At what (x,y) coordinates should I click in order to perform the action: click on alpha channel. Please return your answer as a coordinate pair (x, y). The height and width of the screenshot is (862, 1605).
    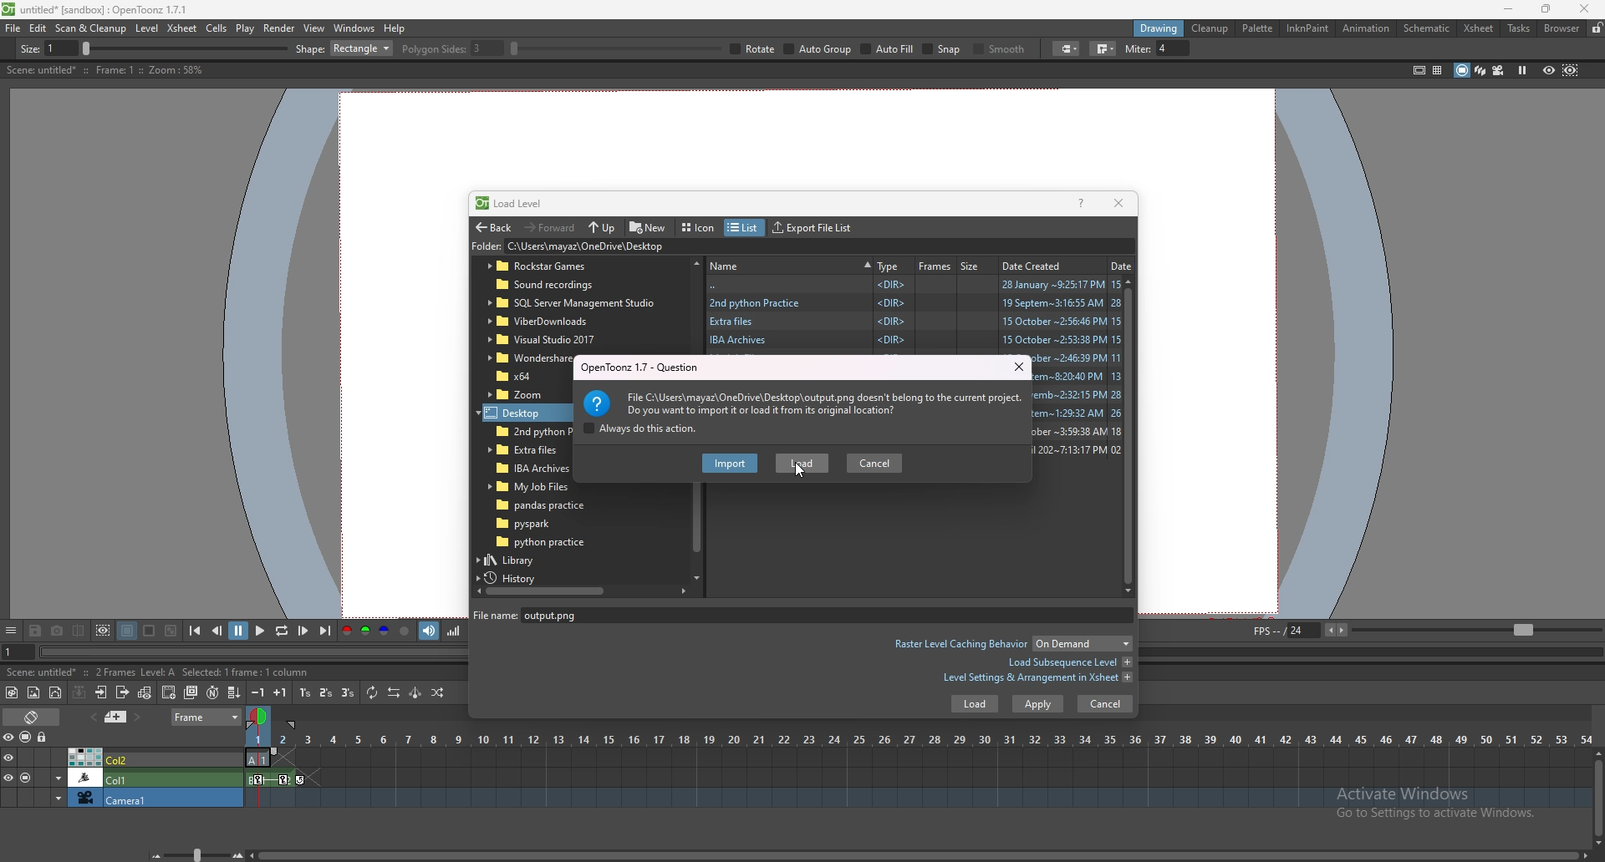
    Looking at the image, I should click on (405, 631).